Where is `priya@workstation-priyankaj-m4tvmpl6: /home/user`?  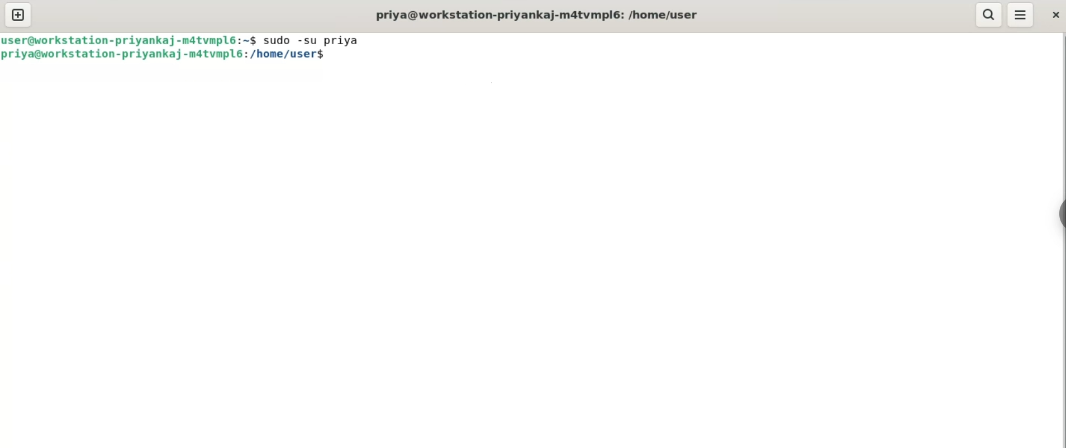
priya@workstation-priyankaj-m4tvmpl6: /home/user is located at coordinates (539, 14).